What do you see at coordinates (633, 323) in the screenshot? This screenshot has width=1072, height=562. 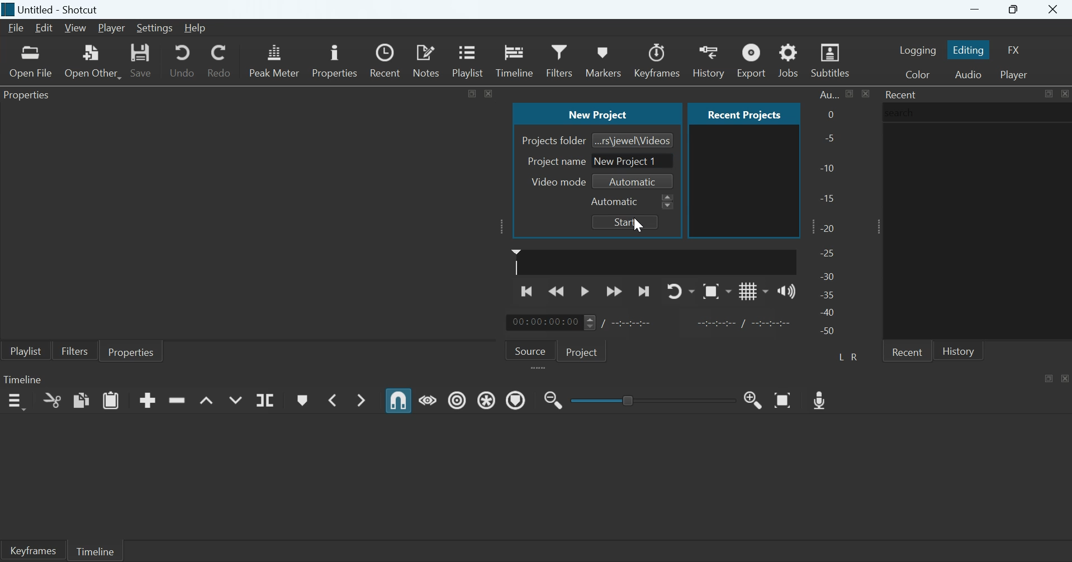 I see `Duration` at bounding box center [633, 323].